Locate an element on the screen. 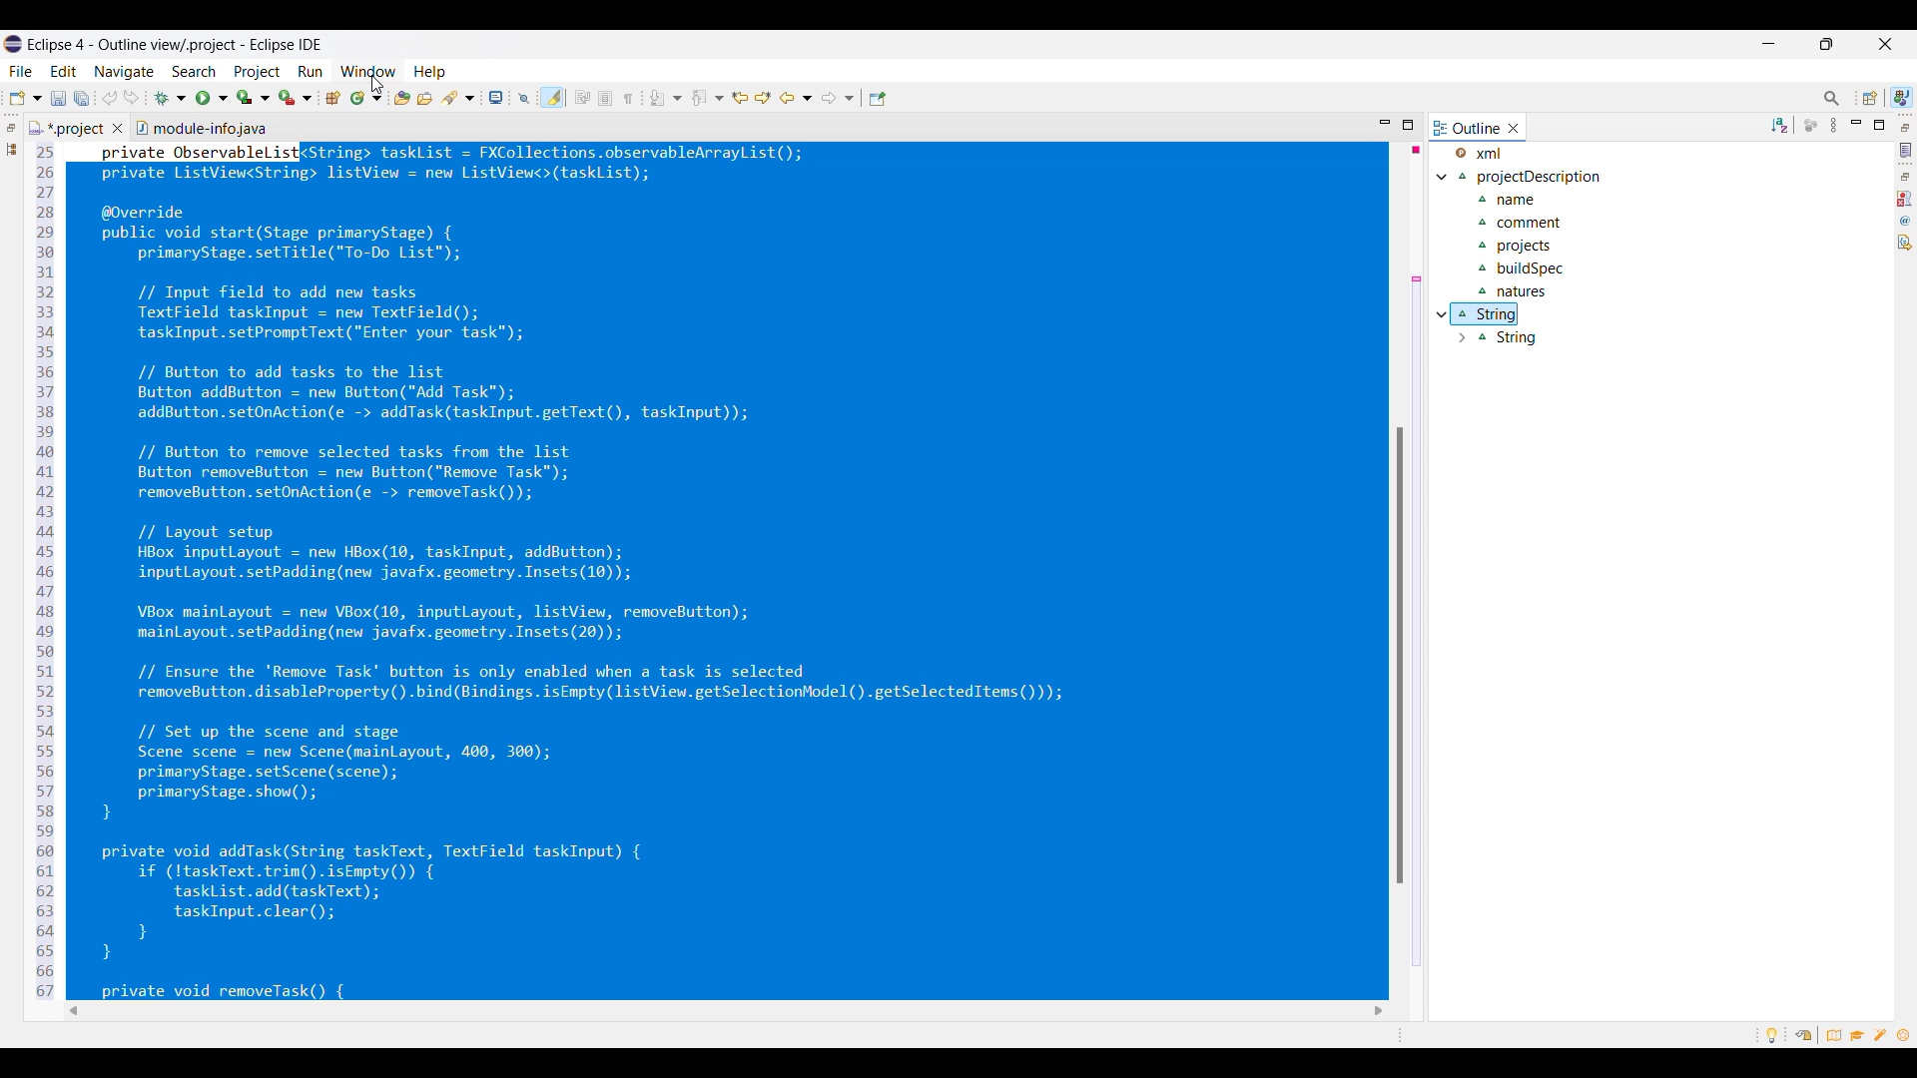 This screenshot has width=1917, height=1078. Maximize is located at coordinates (1879, 125).